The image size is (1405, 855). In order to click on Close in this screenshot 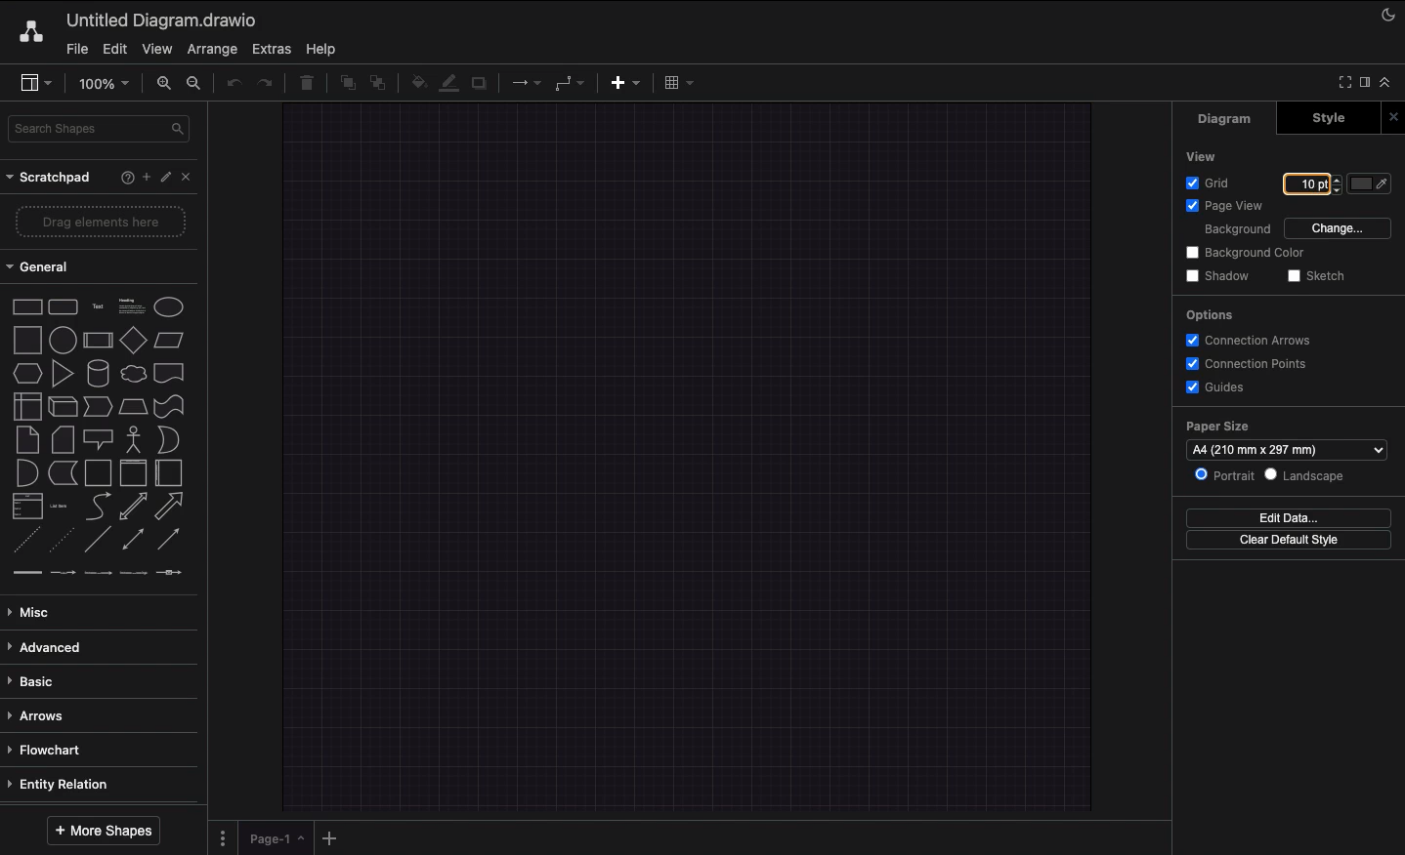, I will do `click(190, 179)`.